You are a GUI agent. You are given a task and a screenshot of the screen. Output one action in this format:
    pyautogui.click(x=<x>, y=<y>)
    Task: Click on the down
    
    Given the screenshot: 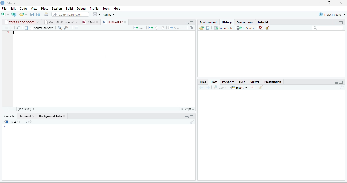 What is the action you would take?
    pyautogui.click(x=163, y=28)
    